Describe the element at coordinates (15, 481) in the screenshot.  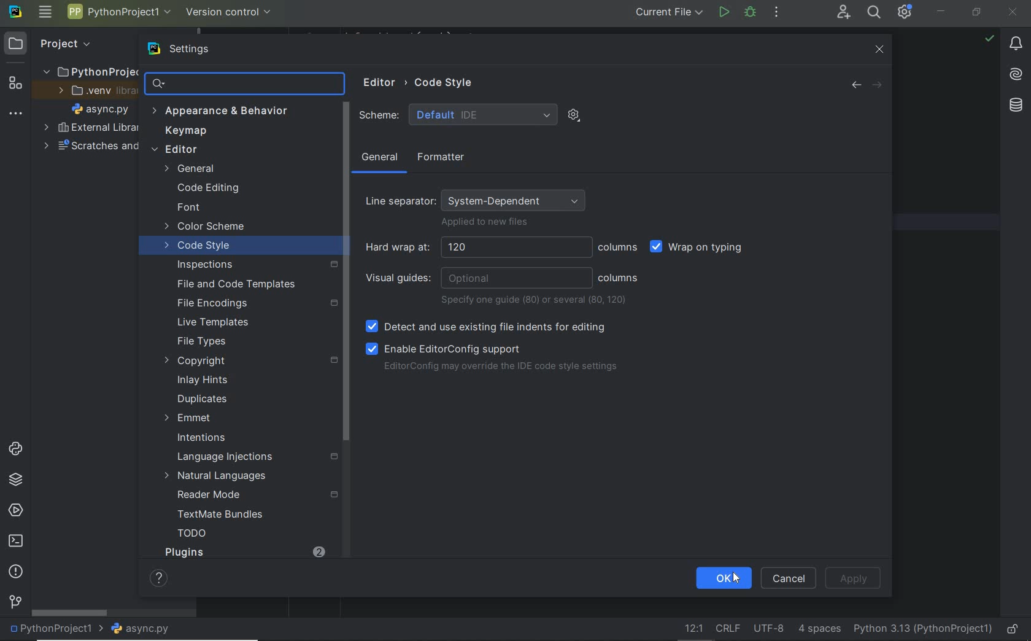
I see `python packages` at that location.